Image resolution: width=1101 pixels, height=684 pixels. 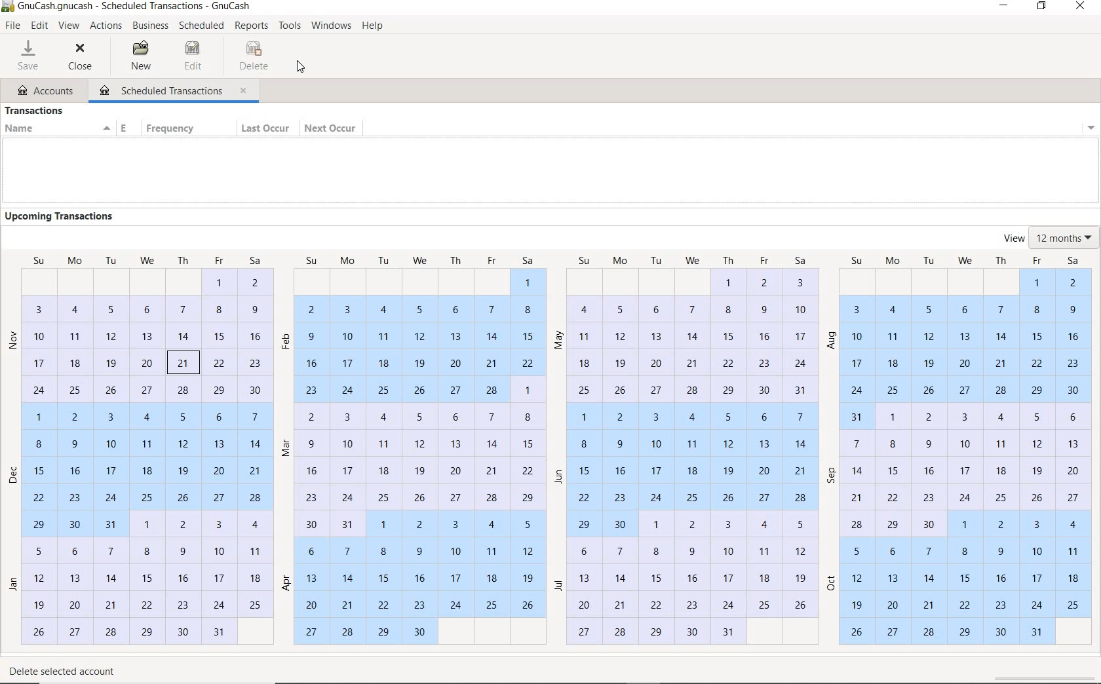 I want to click on CURSOR, so click(x=301, y=68).